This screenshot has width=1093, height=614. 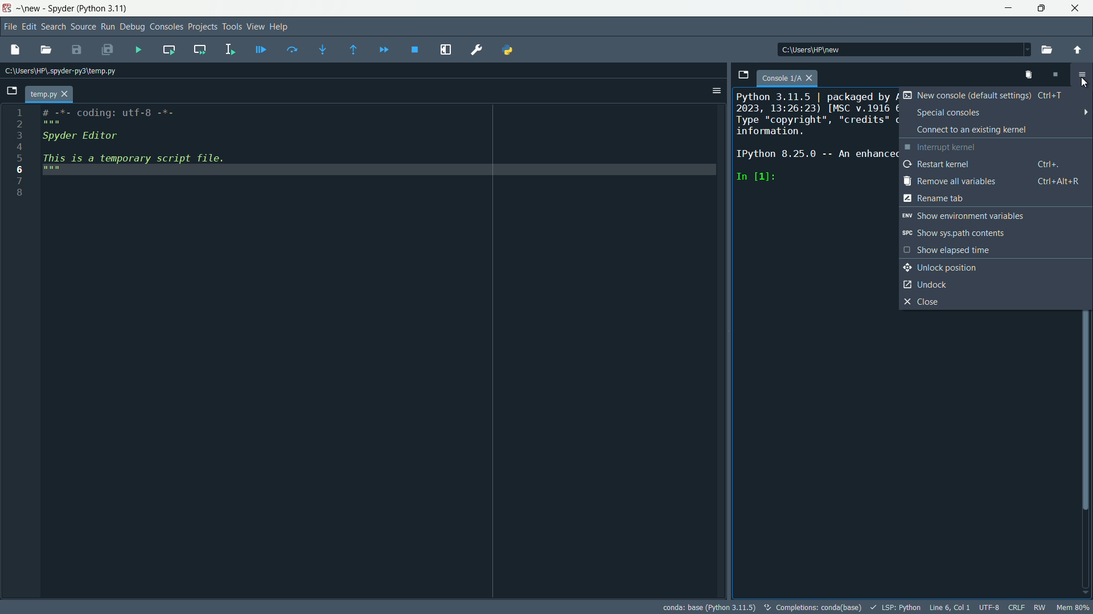 I want to click on options, so click(x=1081, y=74).